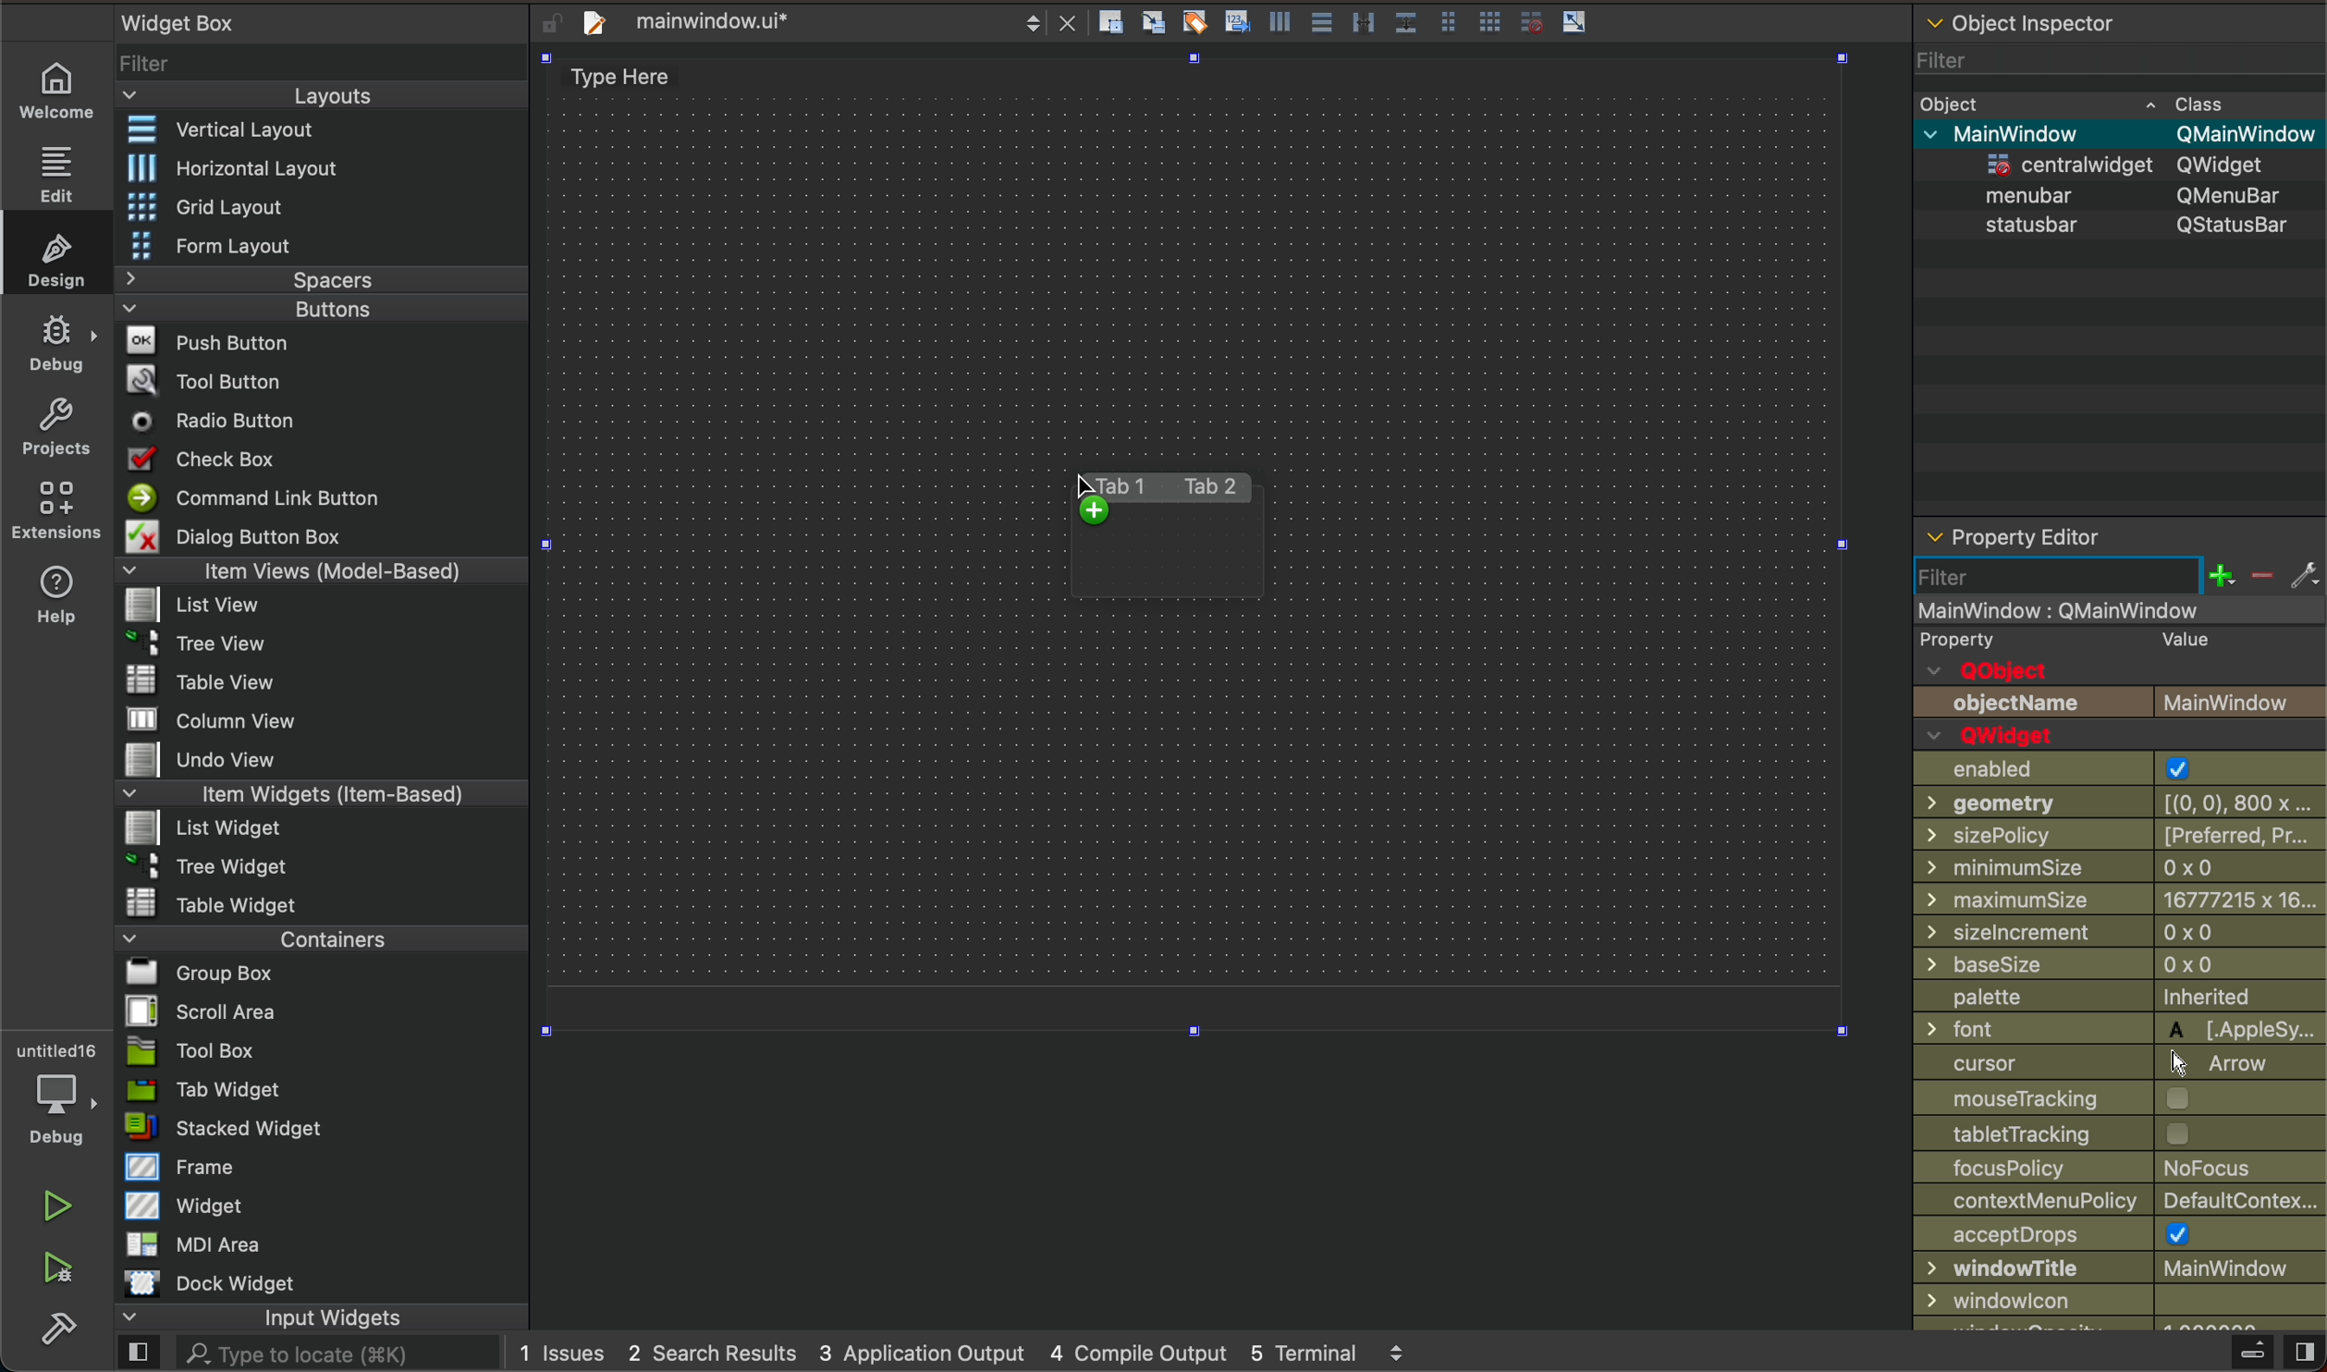 This screenshot has height=1372, width=2327. Describe the element at coordinates (1425, 20) in the screenshot. I see `layout actions` at that location.